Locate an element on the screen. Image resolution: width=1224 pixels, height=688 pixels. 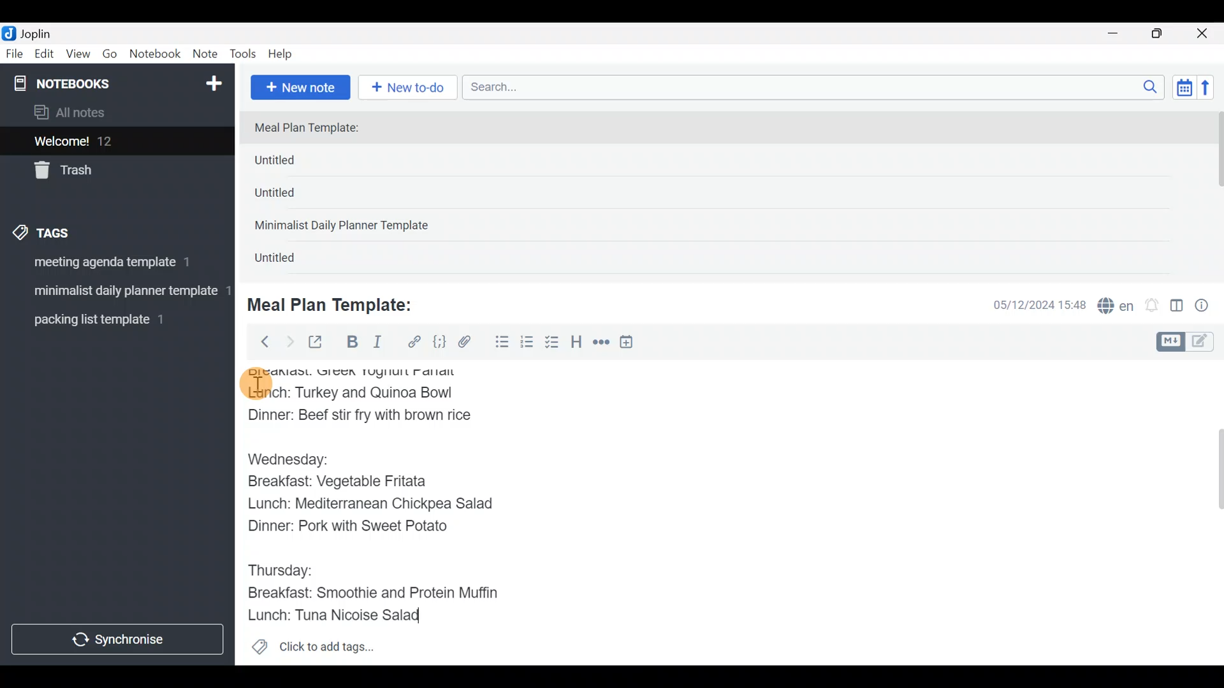
Insert time is located at coordinates (632, 344).